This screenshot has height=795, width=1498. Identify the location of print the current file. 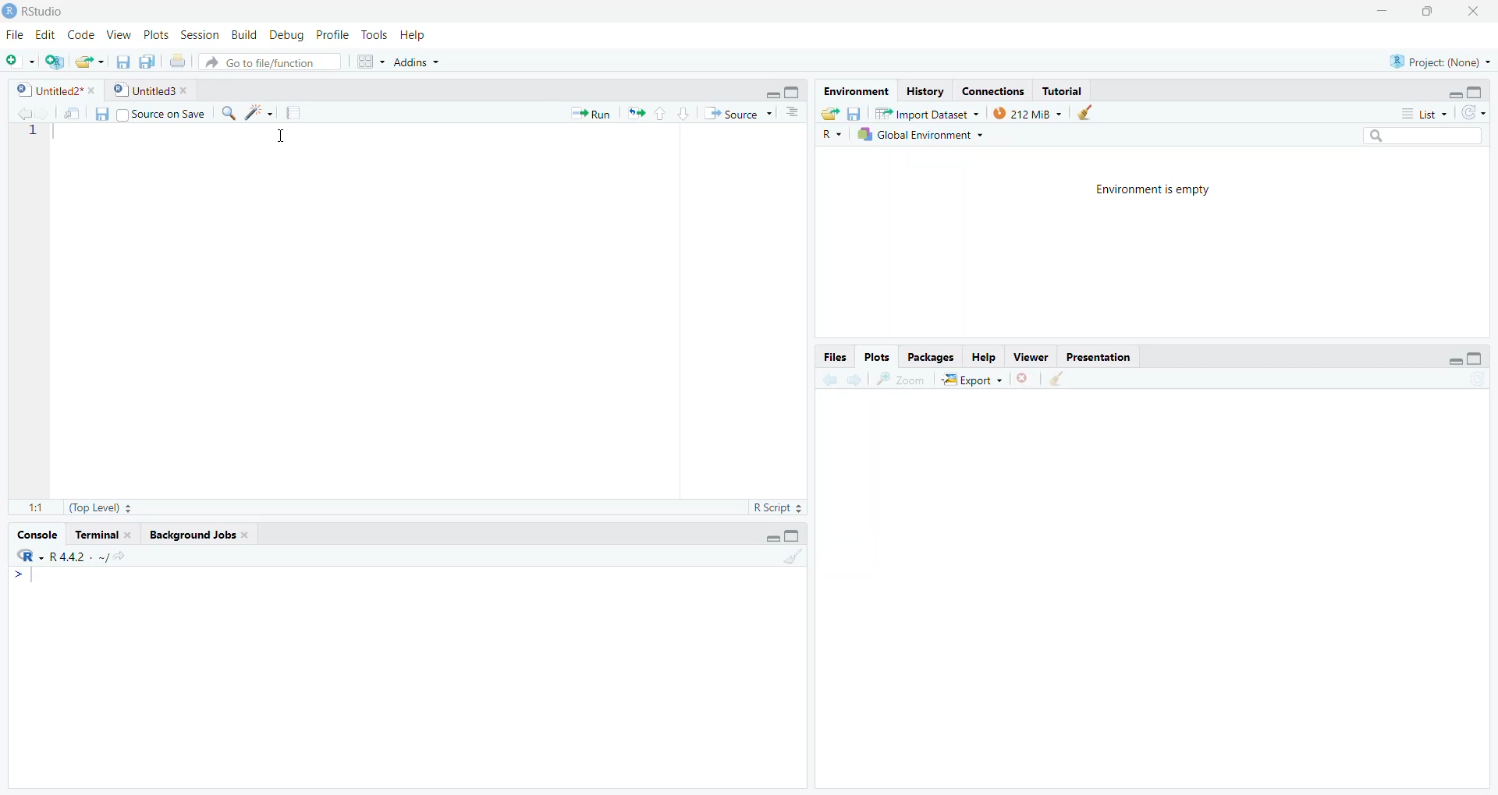
(180, 62).